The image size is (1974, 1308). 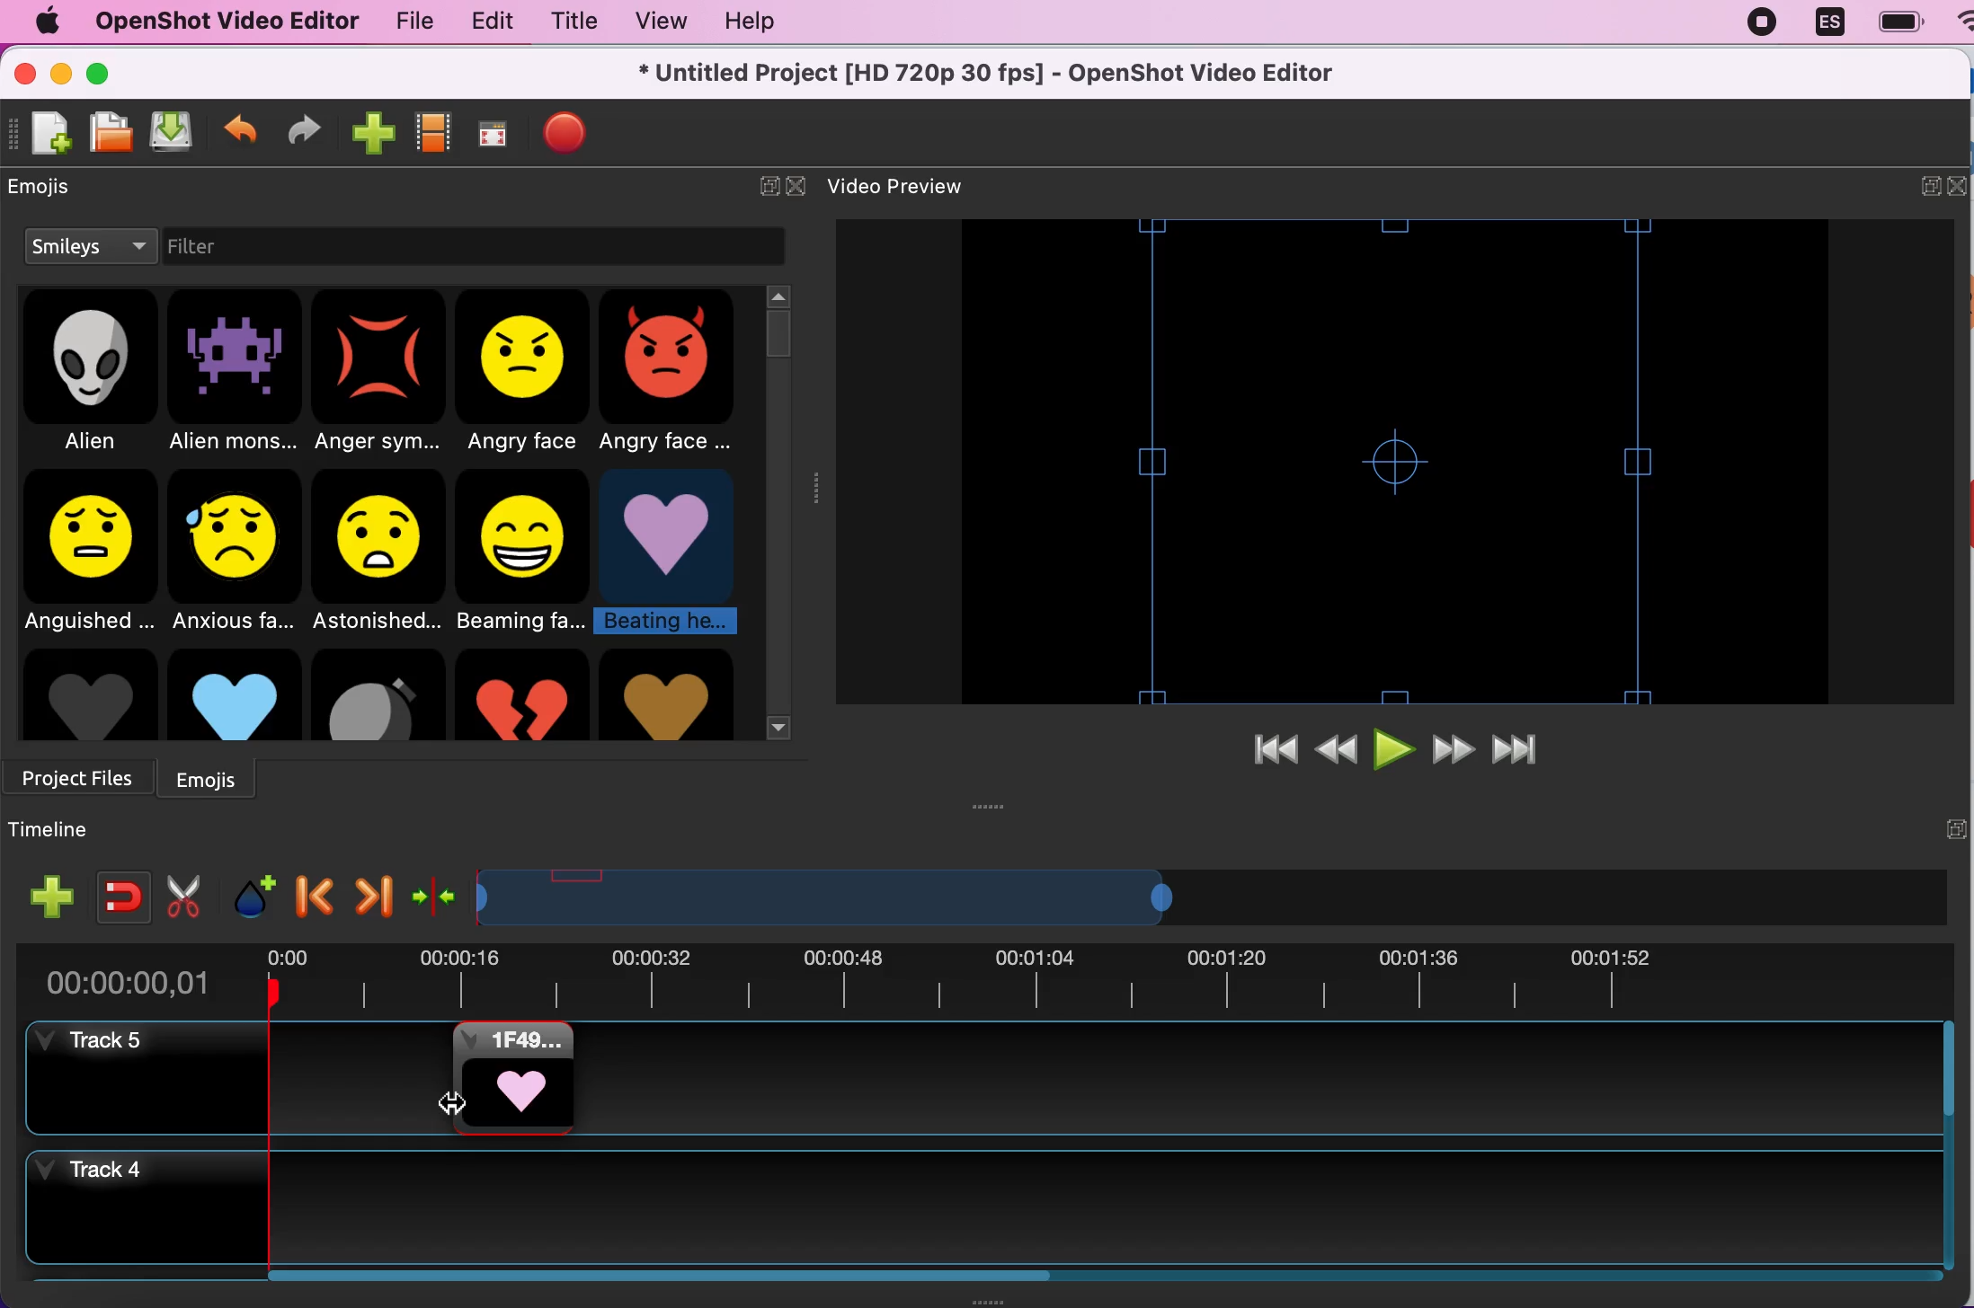 I want to click on anger, so click(x=381, y=374).